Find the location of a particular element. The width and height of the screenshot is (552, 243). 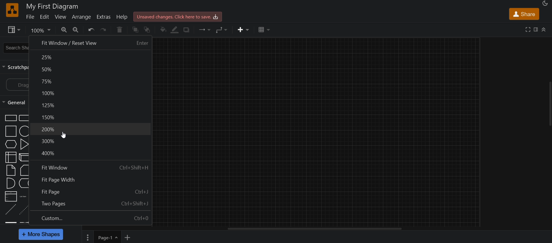

cursor is located at coordinates (64, 135).